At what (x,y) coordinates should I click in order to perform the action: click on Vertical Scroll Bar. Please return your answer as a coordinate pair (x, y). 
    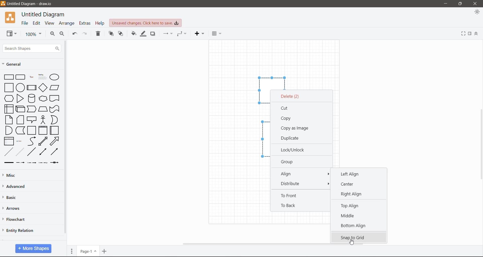
    Looking at the image, I should click on (65, 139).